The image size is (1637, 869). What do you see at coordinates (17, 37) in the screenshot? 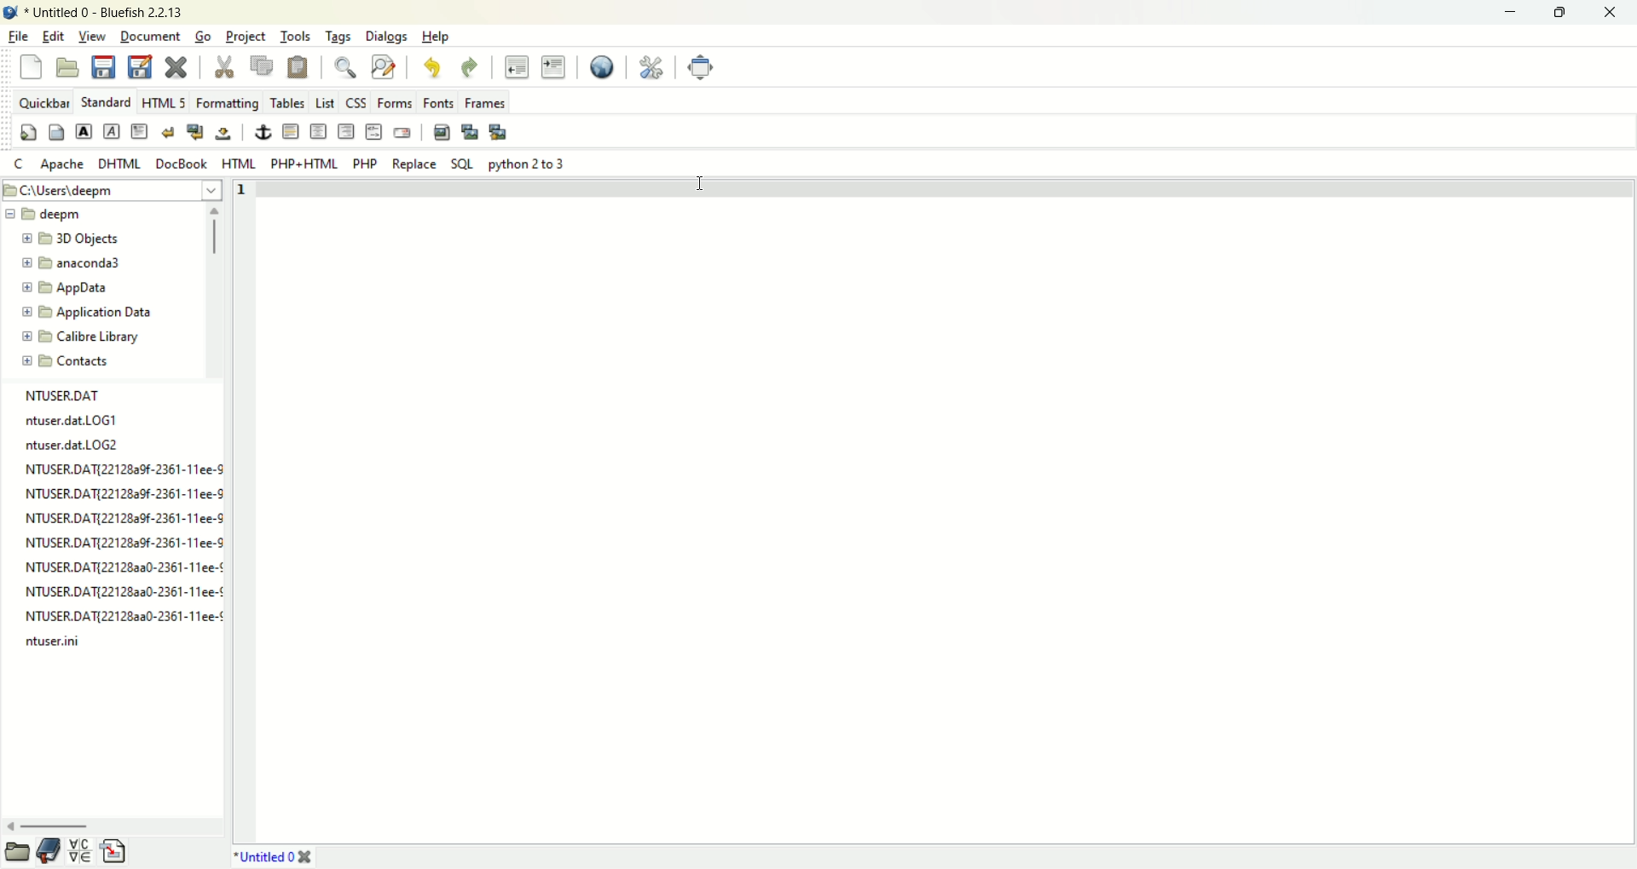
I see `file` at bounding box center [17, 37].